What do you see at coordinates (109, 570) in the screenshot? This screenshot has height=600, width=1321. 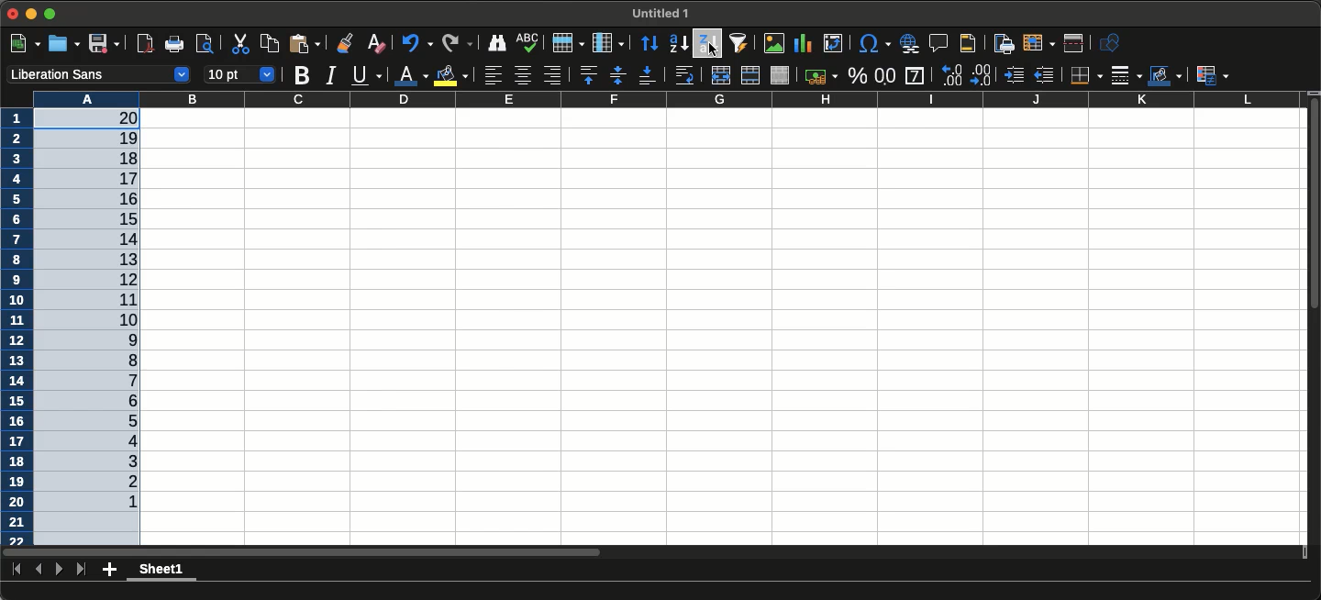 I see `Add new sheet` at bounding box center [109, 570].